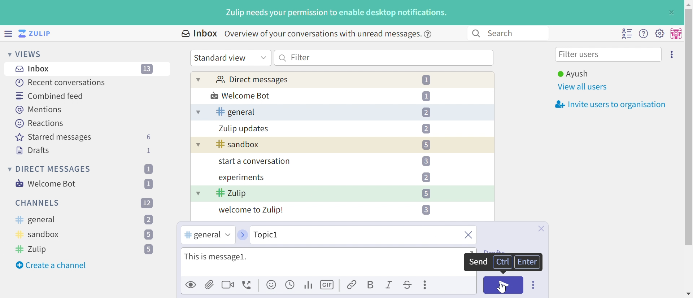 This screenshot has height=298, width=693. I want to click on View all users, so click(583, 87).